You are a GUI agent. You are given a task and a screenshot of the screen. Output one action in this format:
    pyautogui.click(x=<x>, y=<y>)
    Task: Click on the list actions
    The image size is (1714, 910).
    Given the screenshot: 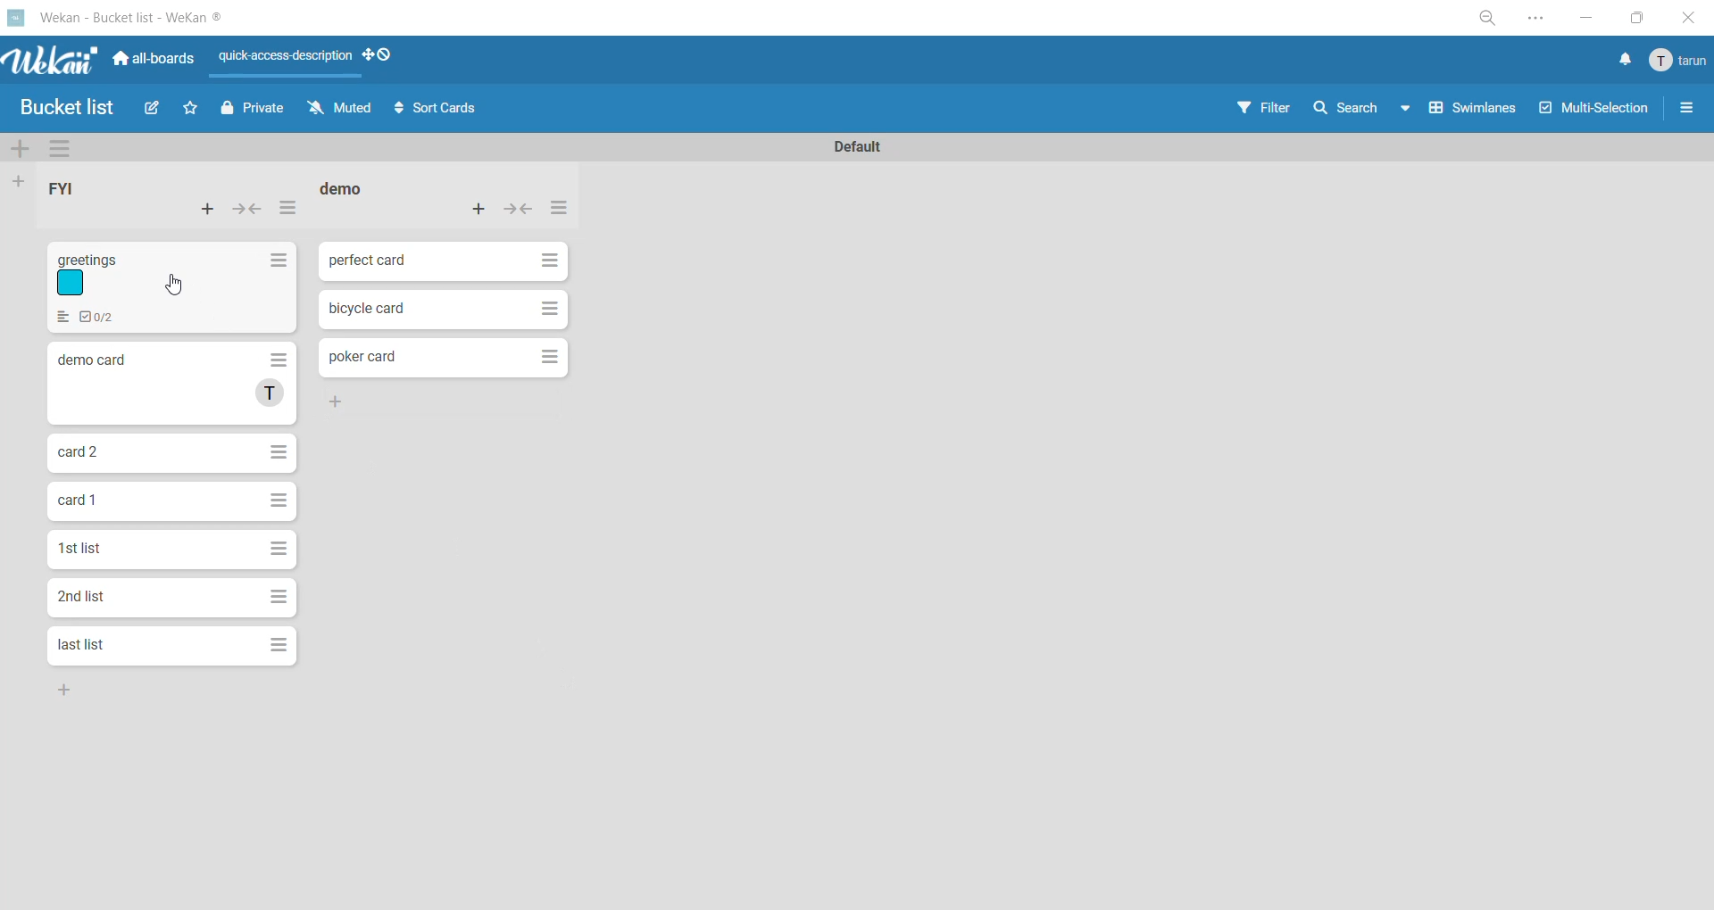 What is the action you would take?
    pyautogui.click(x=562, y=212)
    